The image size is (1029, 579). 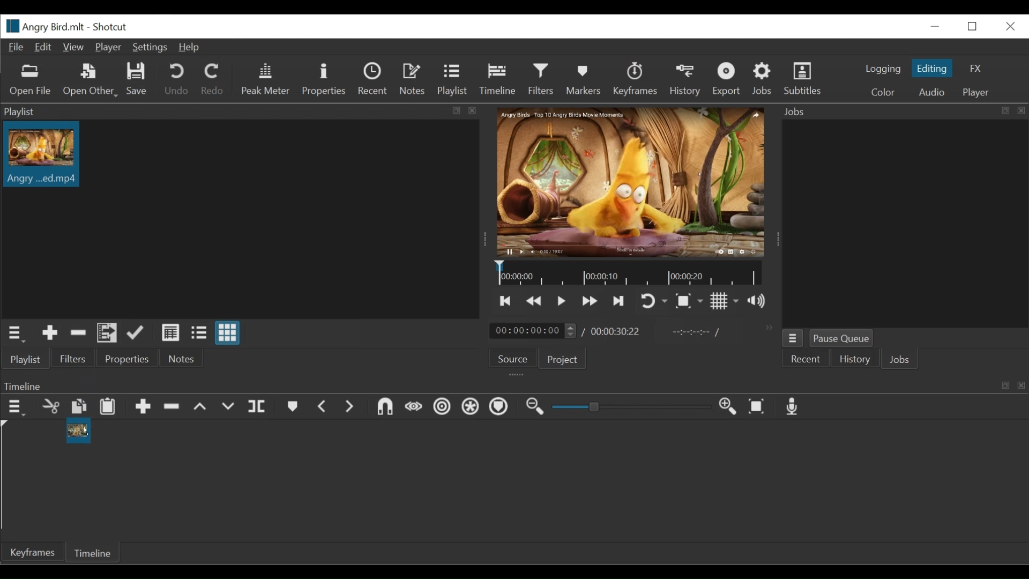 What do you see at coordinates (148, 48) in the screenshot?
I see `Settings` at bounding box center [148, 48].